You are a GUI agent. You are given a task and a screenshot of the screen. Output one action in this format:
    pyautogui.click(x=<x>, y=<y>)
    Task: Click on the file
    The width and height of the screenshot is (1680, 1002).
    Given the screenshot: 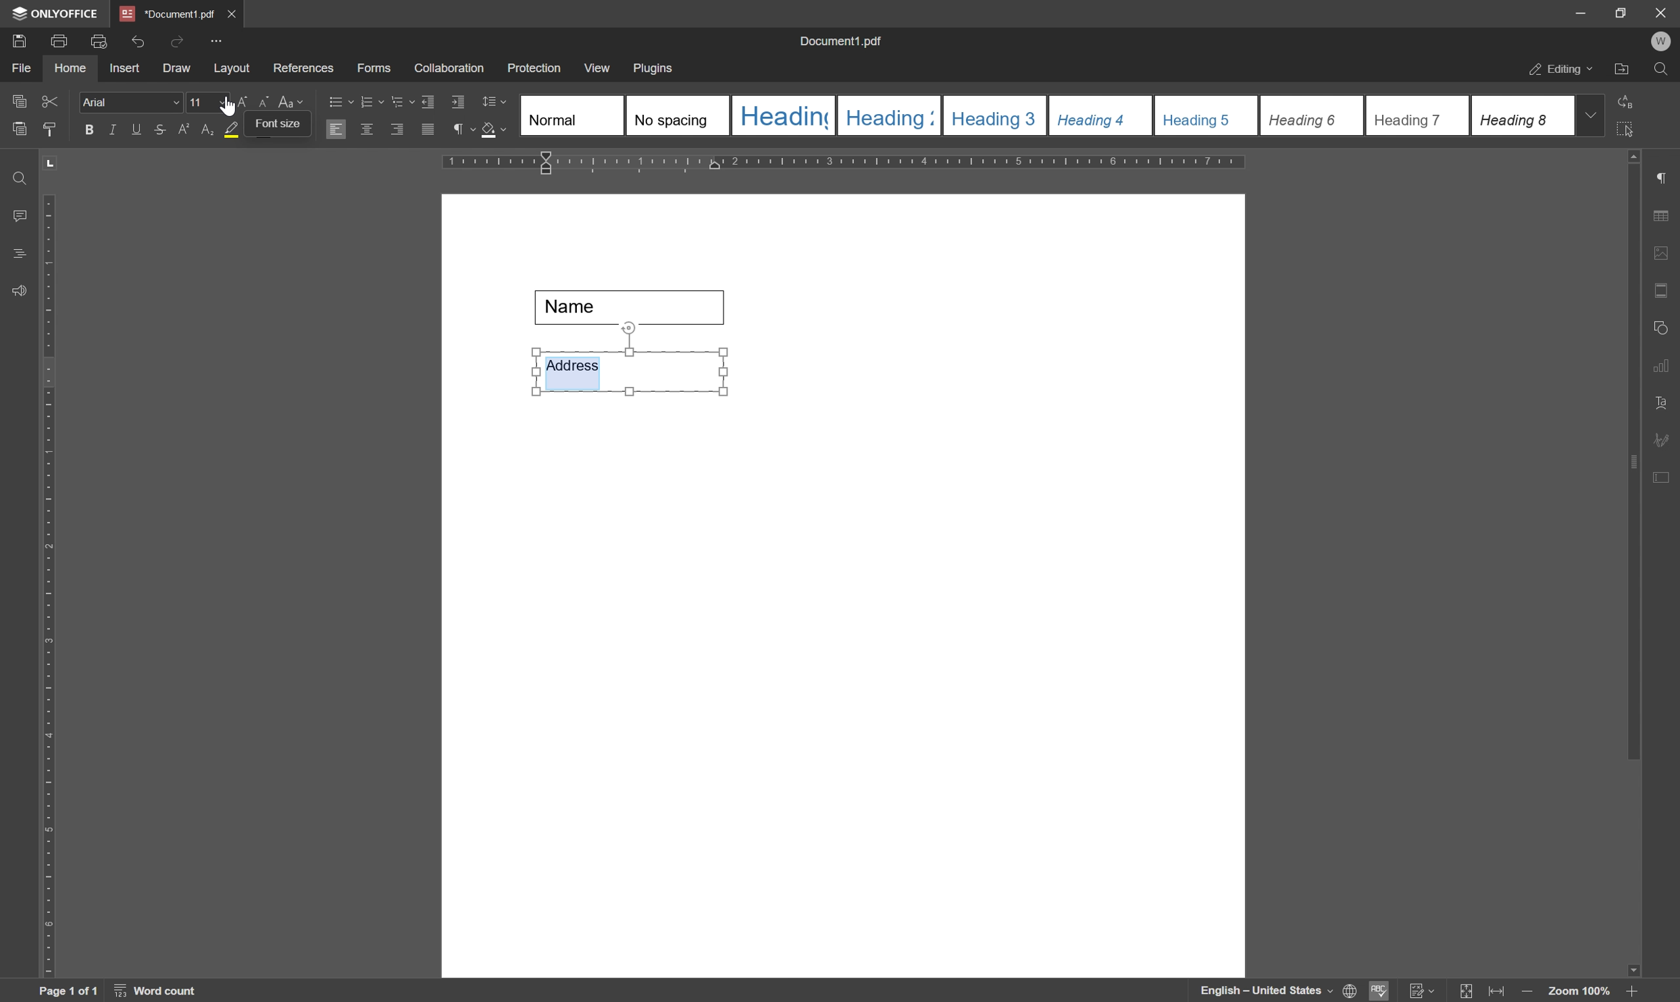 What is the action you would take?
    pyautogui.click(x=19, y=68)
    